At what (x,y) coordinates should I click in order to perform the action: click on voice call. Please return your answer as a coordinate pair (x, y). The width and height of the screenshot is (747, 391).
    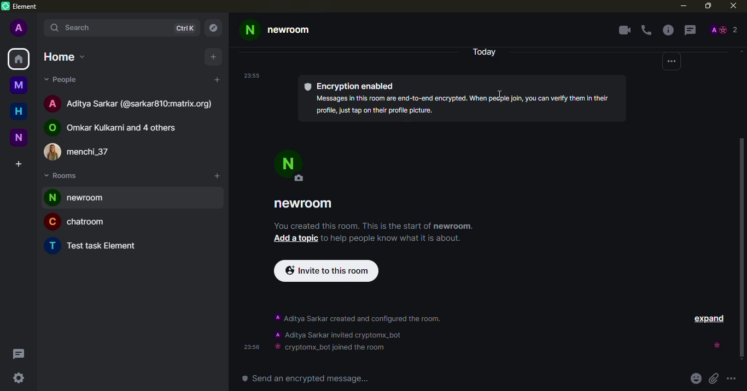
    Looking at the image, I should click on (647, 30).